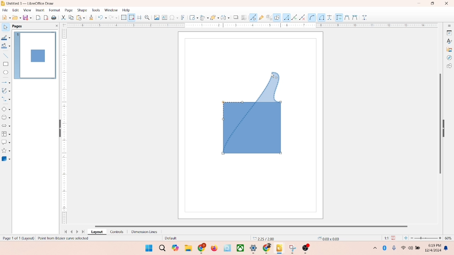 This screenshot has width=454, height=255. Describe the element at coordinates (16, 17) in the screenshot. I see `open` at that location.